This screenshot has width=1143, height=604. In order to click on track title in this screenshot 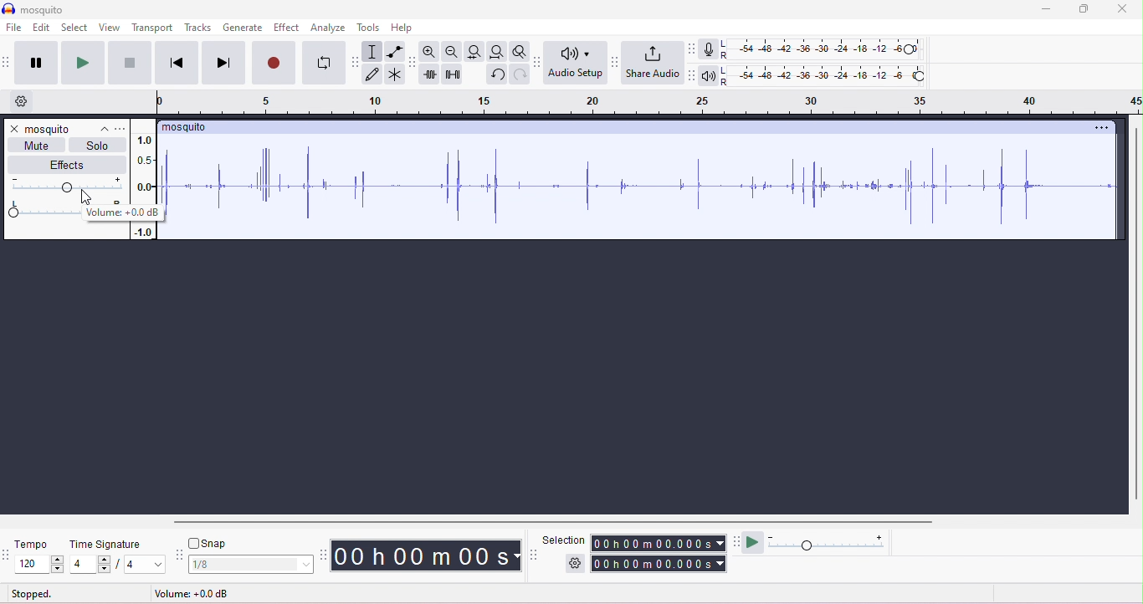, I will do `click(68, 131)`.